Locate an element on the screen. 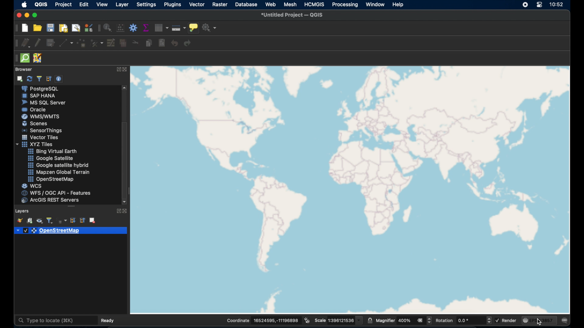 This screenshot has width=584, height=328. project toolbar is located at coordinates (15, 28).